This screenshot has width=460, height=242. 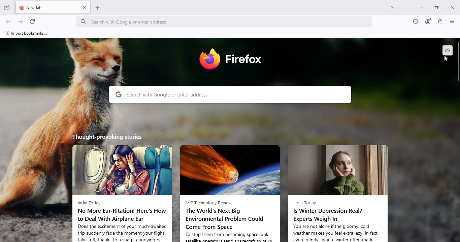 What do you see at coordinates (338, 190) in the screenshot?
I see `New articles` at bounding box center [338, 190].